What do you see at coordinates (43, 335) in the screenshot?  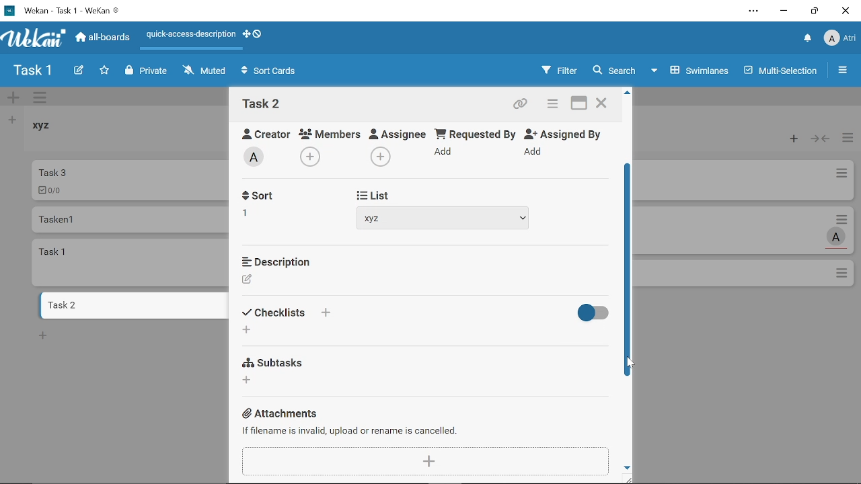 I see `New` at bounding box center [43, 335].